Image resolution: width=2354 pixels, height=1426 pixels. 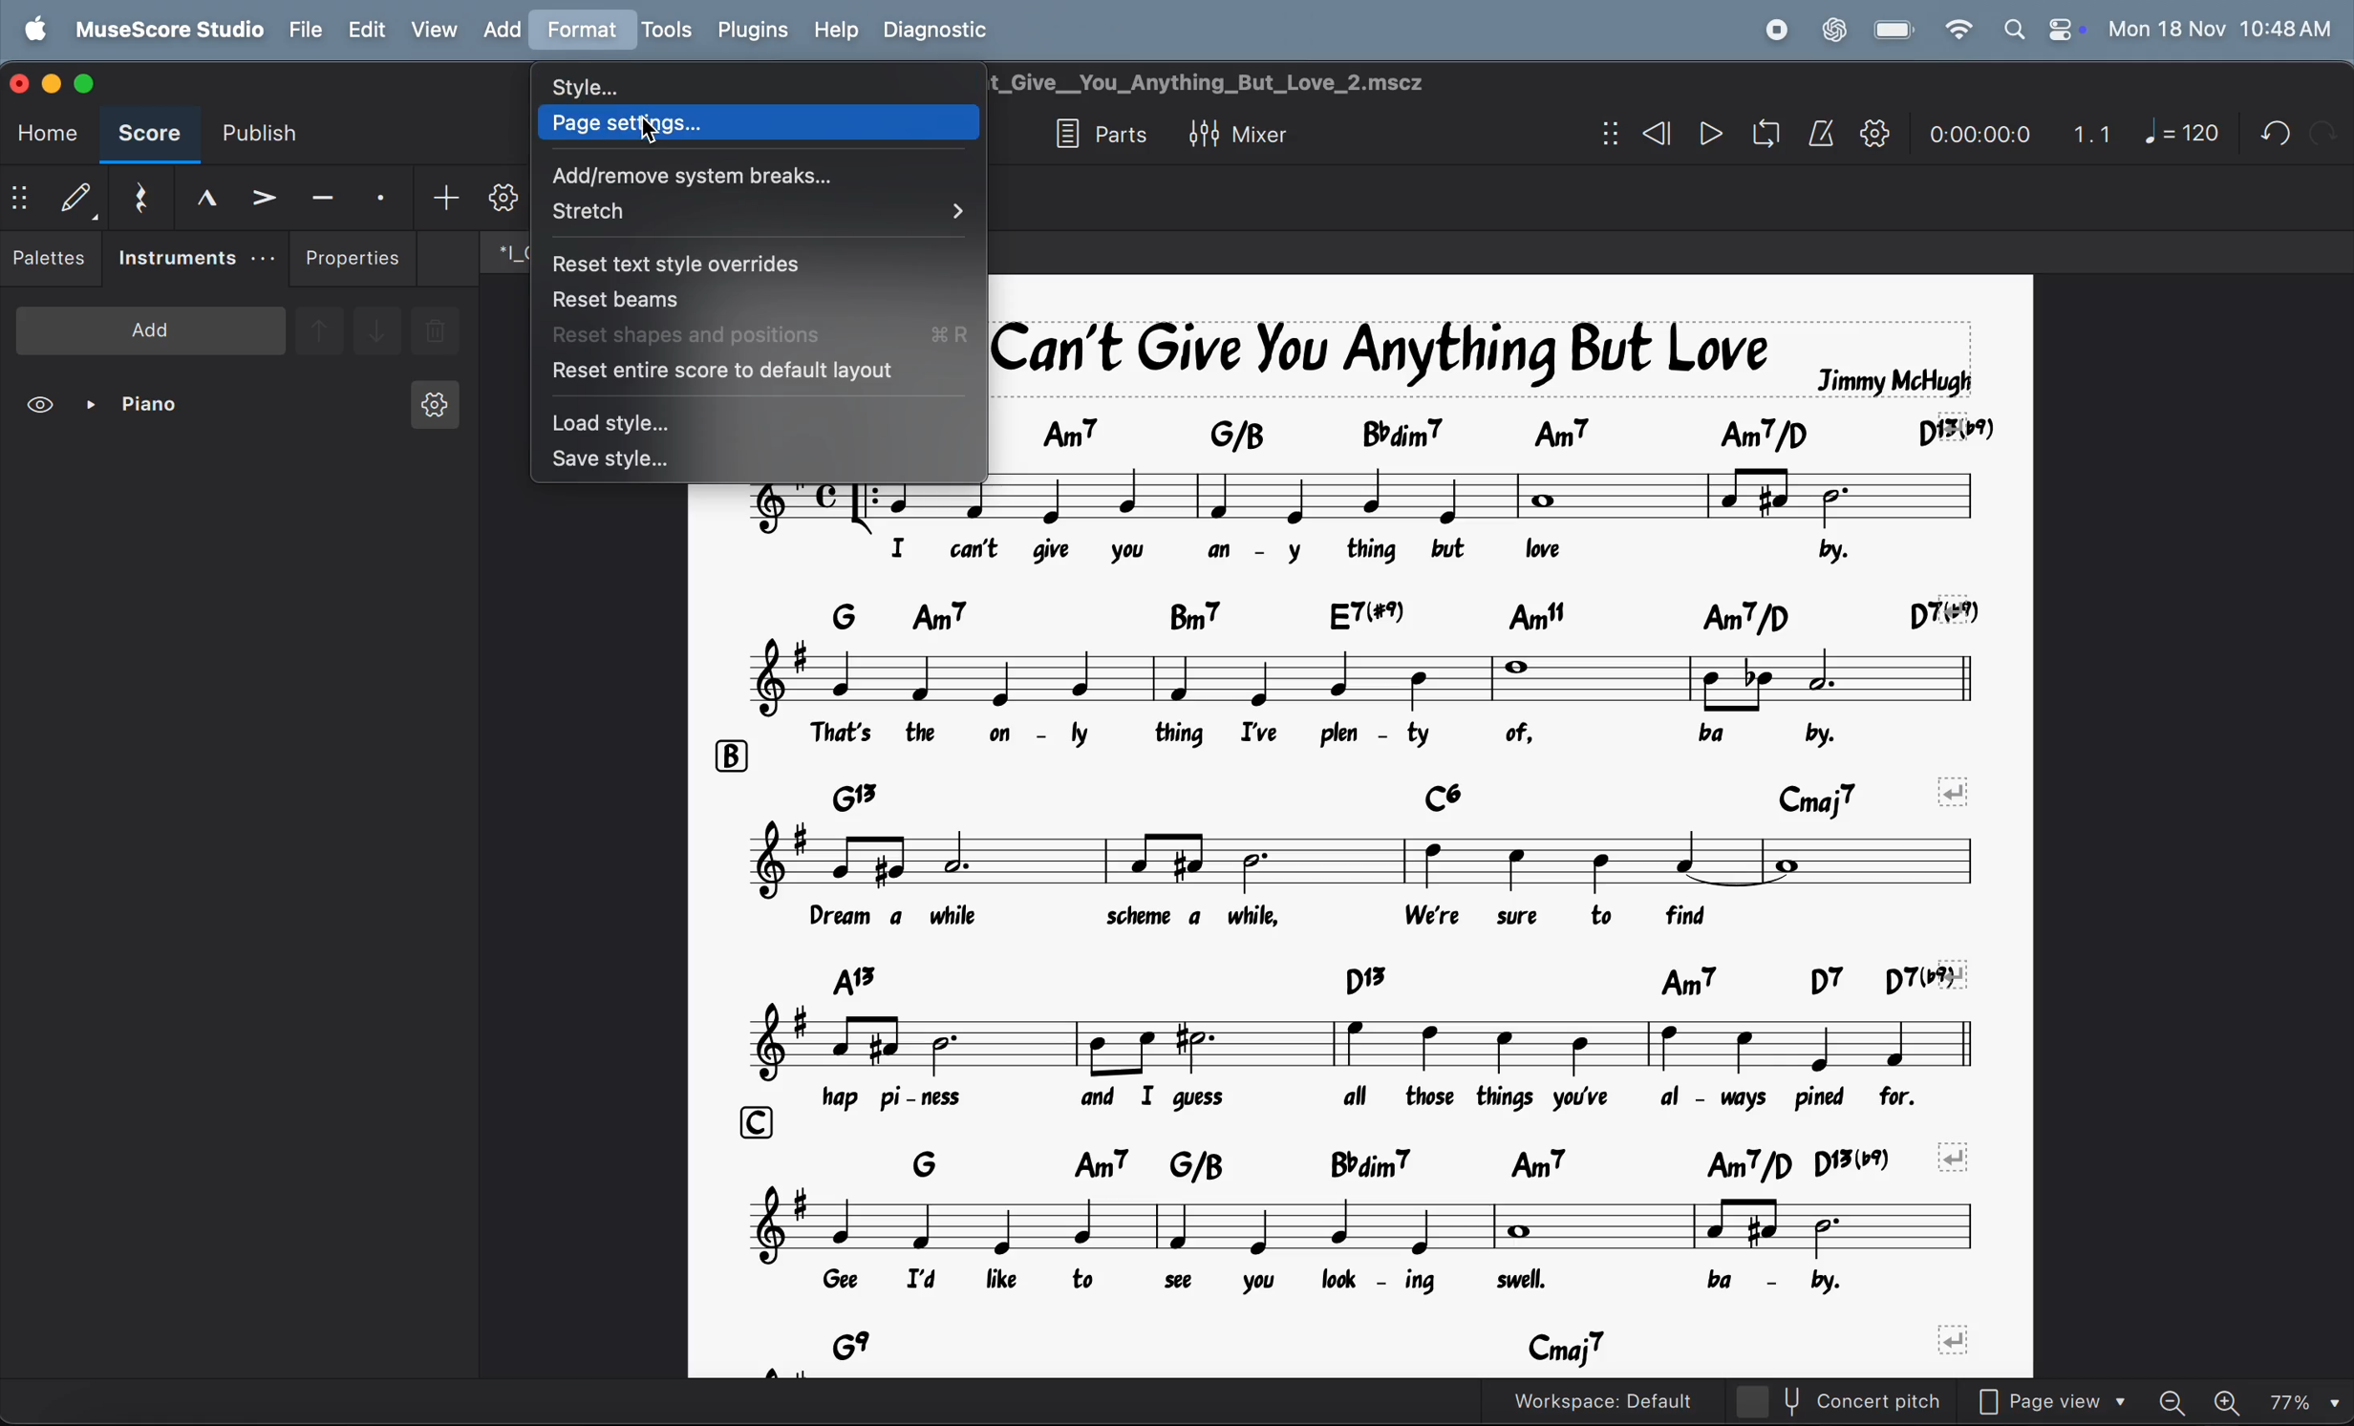 I want to click on view, so click(x=433, y=29).